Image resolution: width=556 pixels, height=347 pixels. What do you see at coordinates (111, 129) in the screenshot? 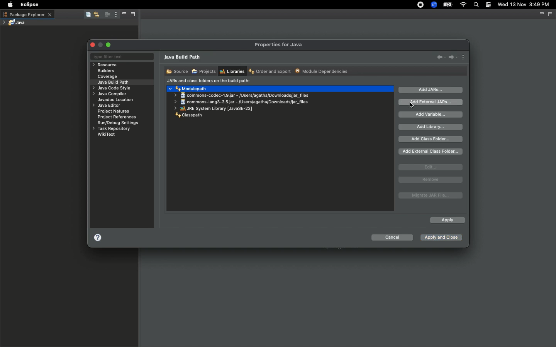
I see `Task repository` at bounding box center [111, 129].